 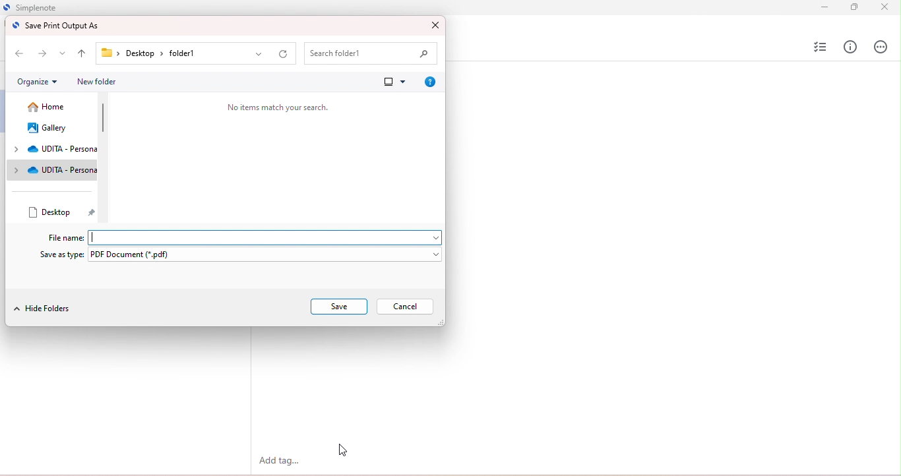 I want to click on info, so click(x=851, y=47).